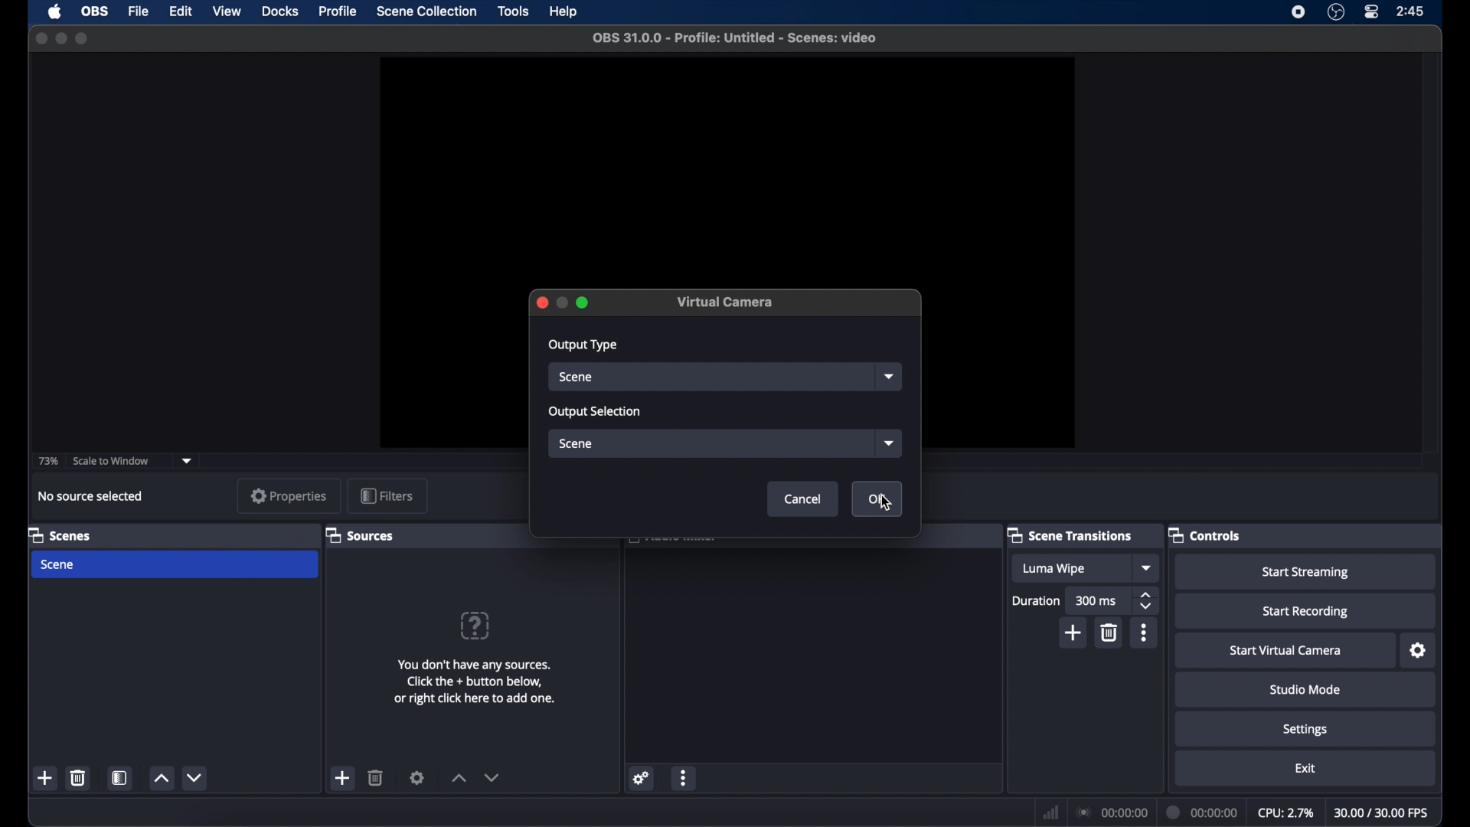 The image size is (1470, 827). Describe the element at coordinates (91, 495) in the screenshot. I see `no source selected` at that location.